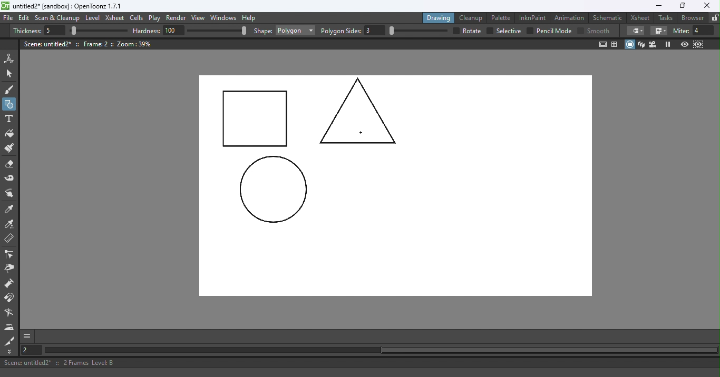  Describe the element at coordinates (11, 225) in the screenshot. I see `RGB picker tool` at that location.